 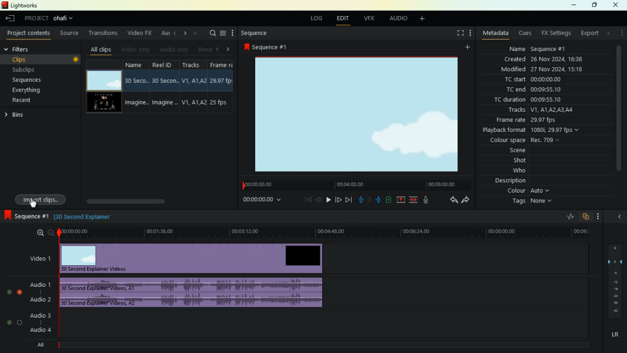 I want to click on import clips, so click(x=39, y=197).